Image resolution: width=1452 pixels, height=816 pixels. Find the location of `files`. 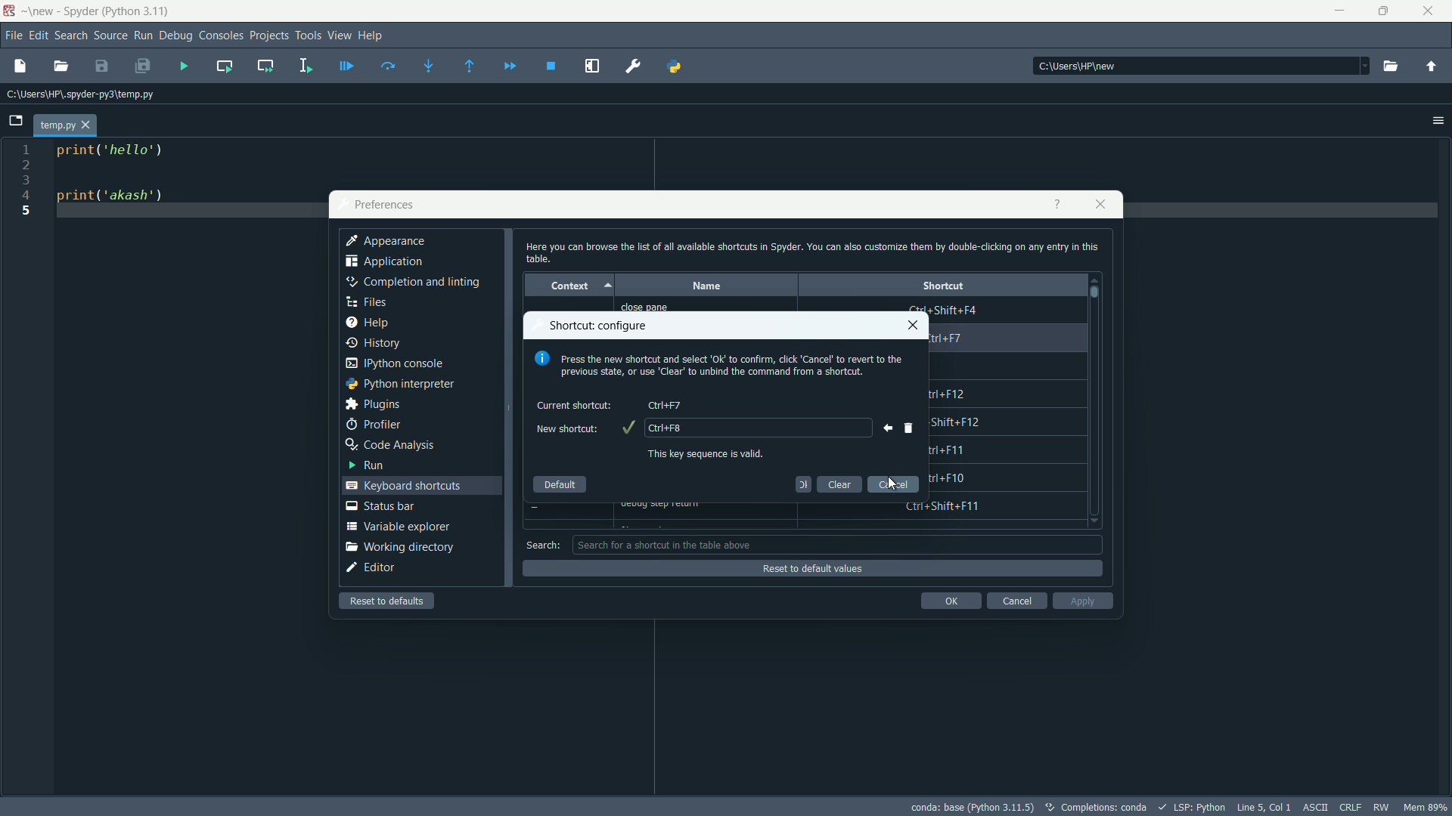

files is located at coordinates (365, 302).